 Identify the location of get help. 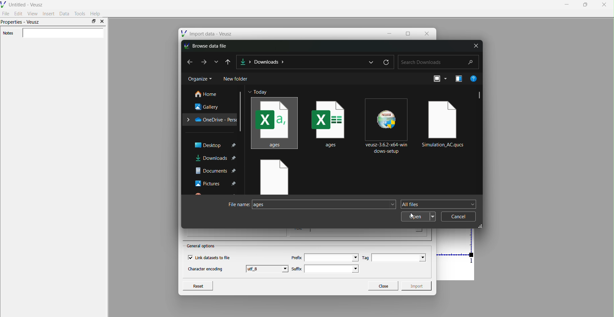
(473, 78).